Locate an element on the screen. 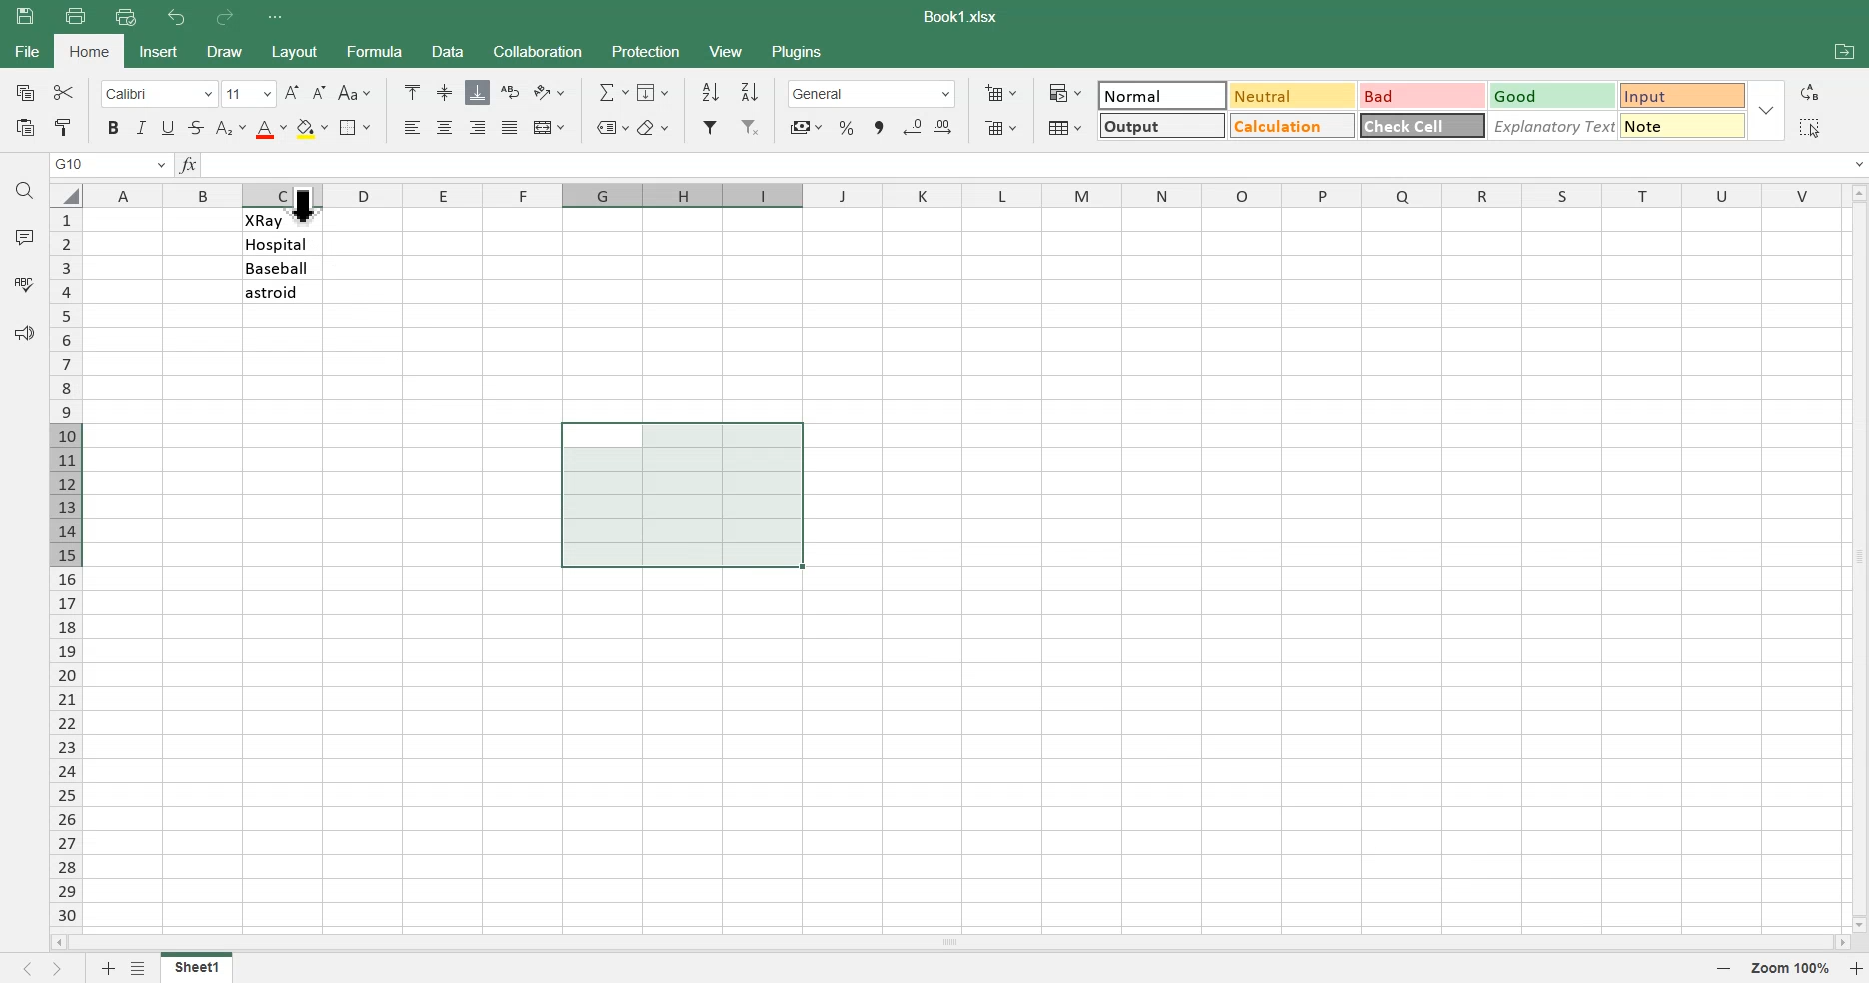 This screenshot has width=1869, height=983. Print is located at coordinates (75, 15).